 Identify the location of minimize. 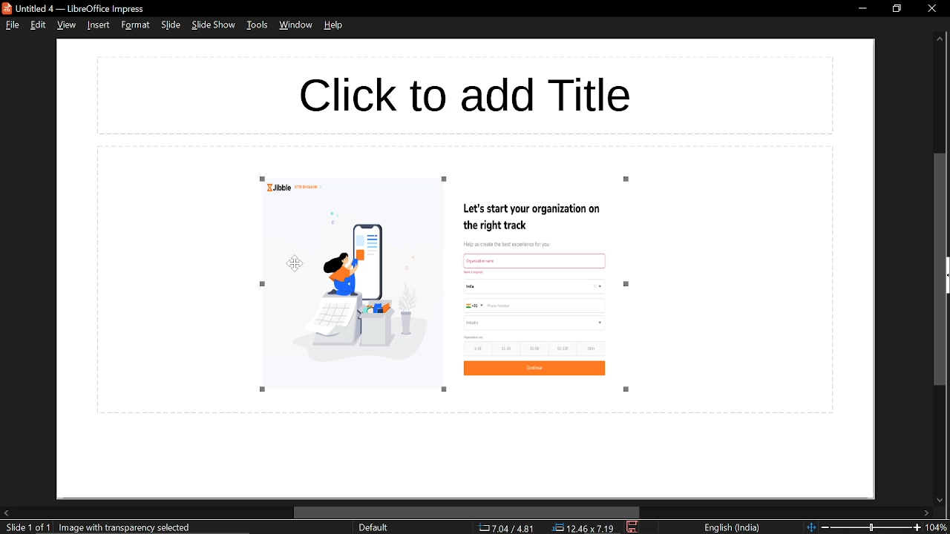
(862, 8).